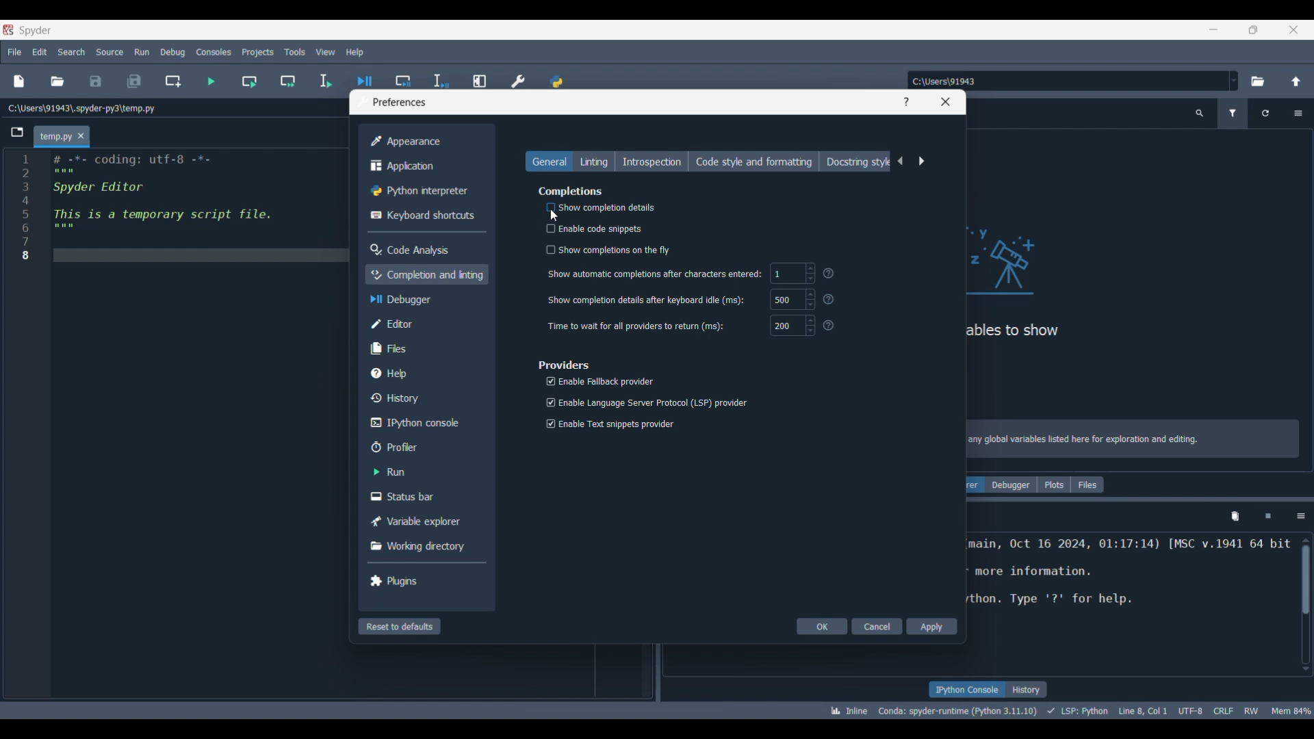  What do you see at coordinates (214, 52) in the screenshot?
I see `Consoles menu` at bounding box center [214, 52].